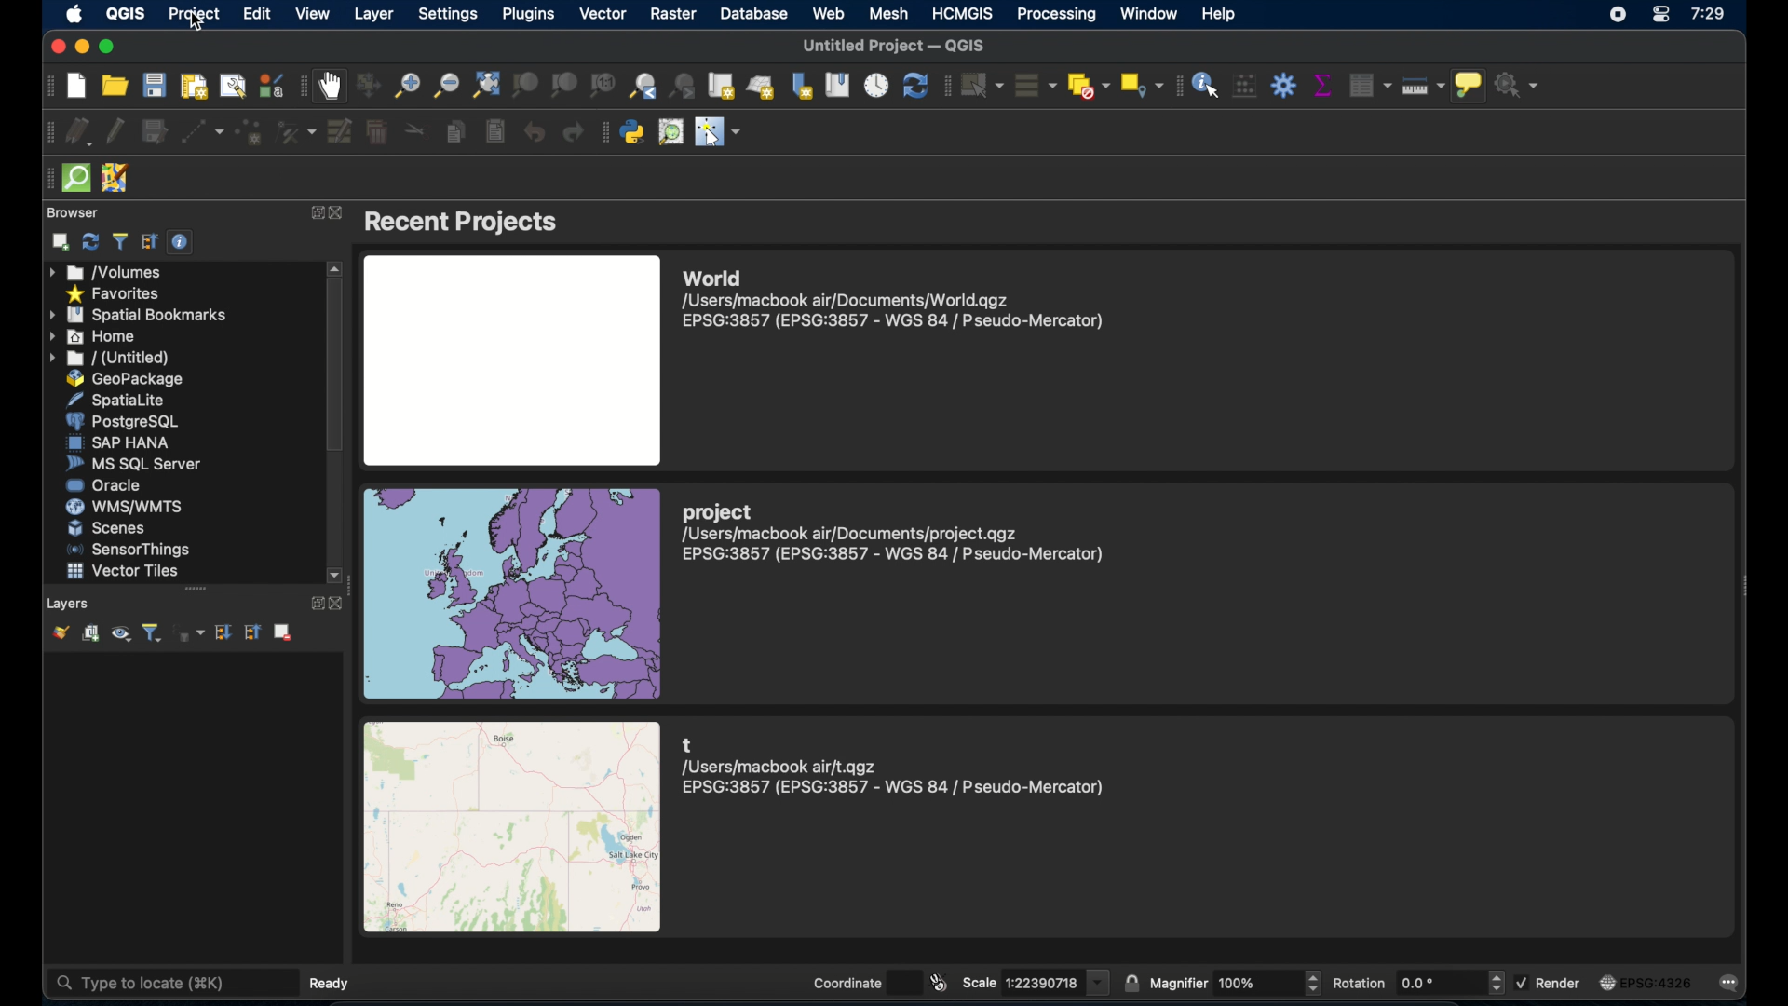  I want to click on filter browser, so click(119, 241).